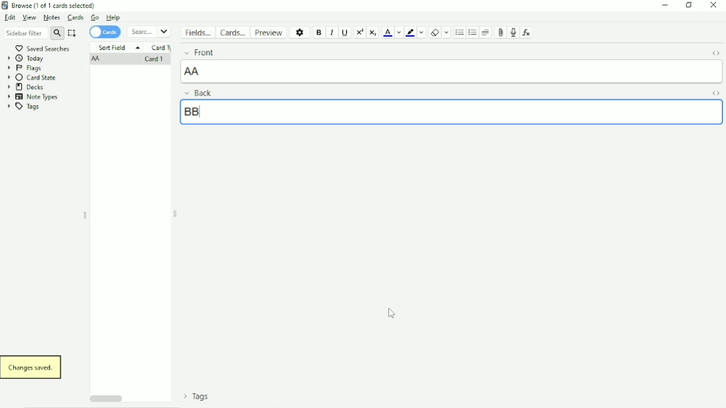 This screenshot has width=726, height=408. I want to click on Close, so click(713, 5).